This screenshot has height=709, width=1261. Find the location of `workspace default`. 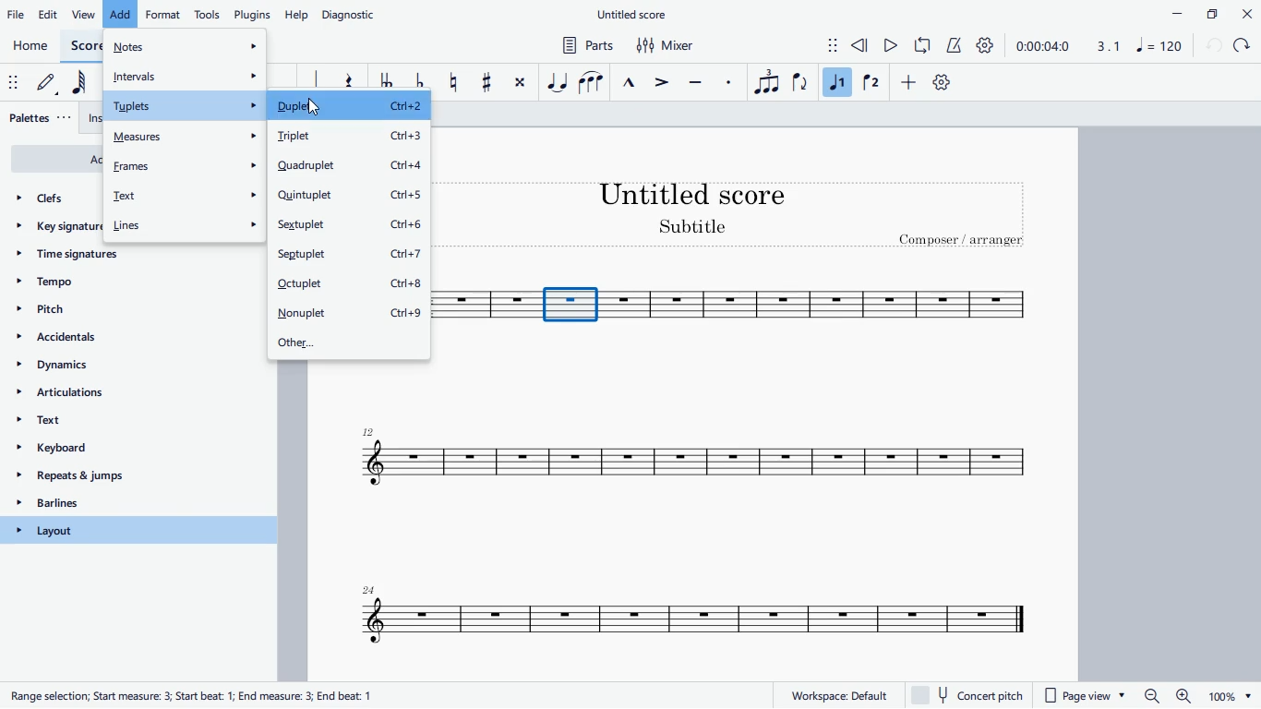

workspace default is located at coordinates (838, 694).